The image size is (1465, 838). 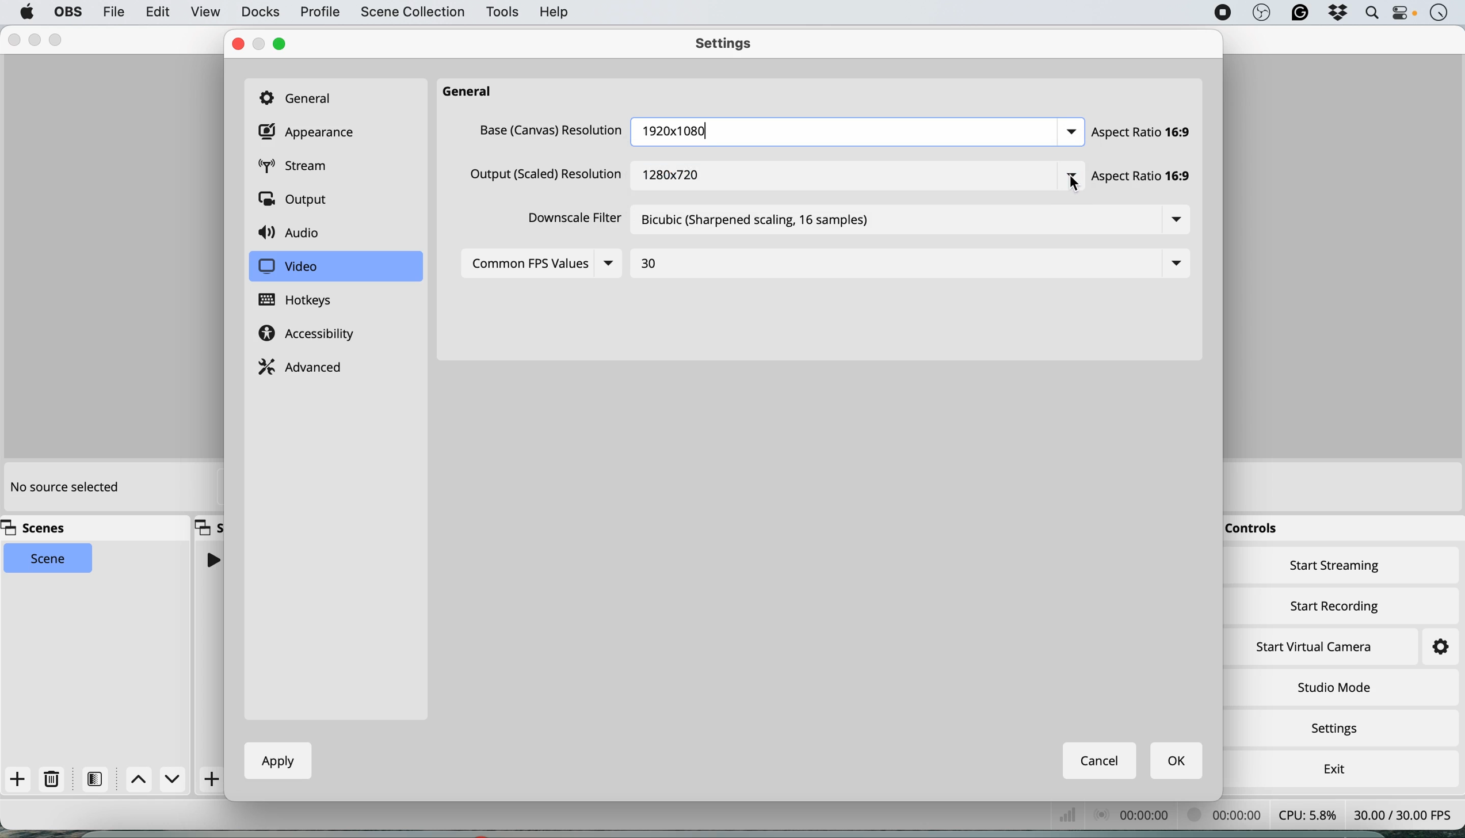 What do you see at coordinates (66, 12) in the screenshot?
I see `obs` at bounding box center [66, 12].